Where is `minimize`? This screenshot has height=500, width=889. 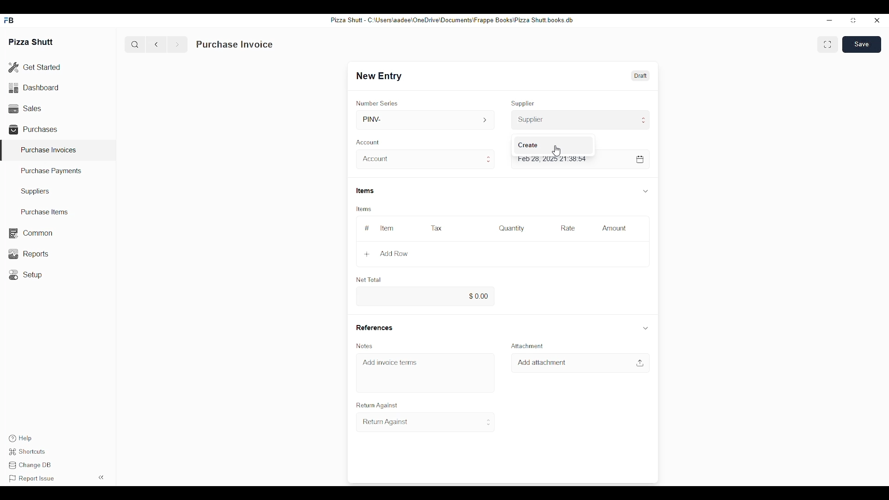
minimize is located at coordinates (829, 20).